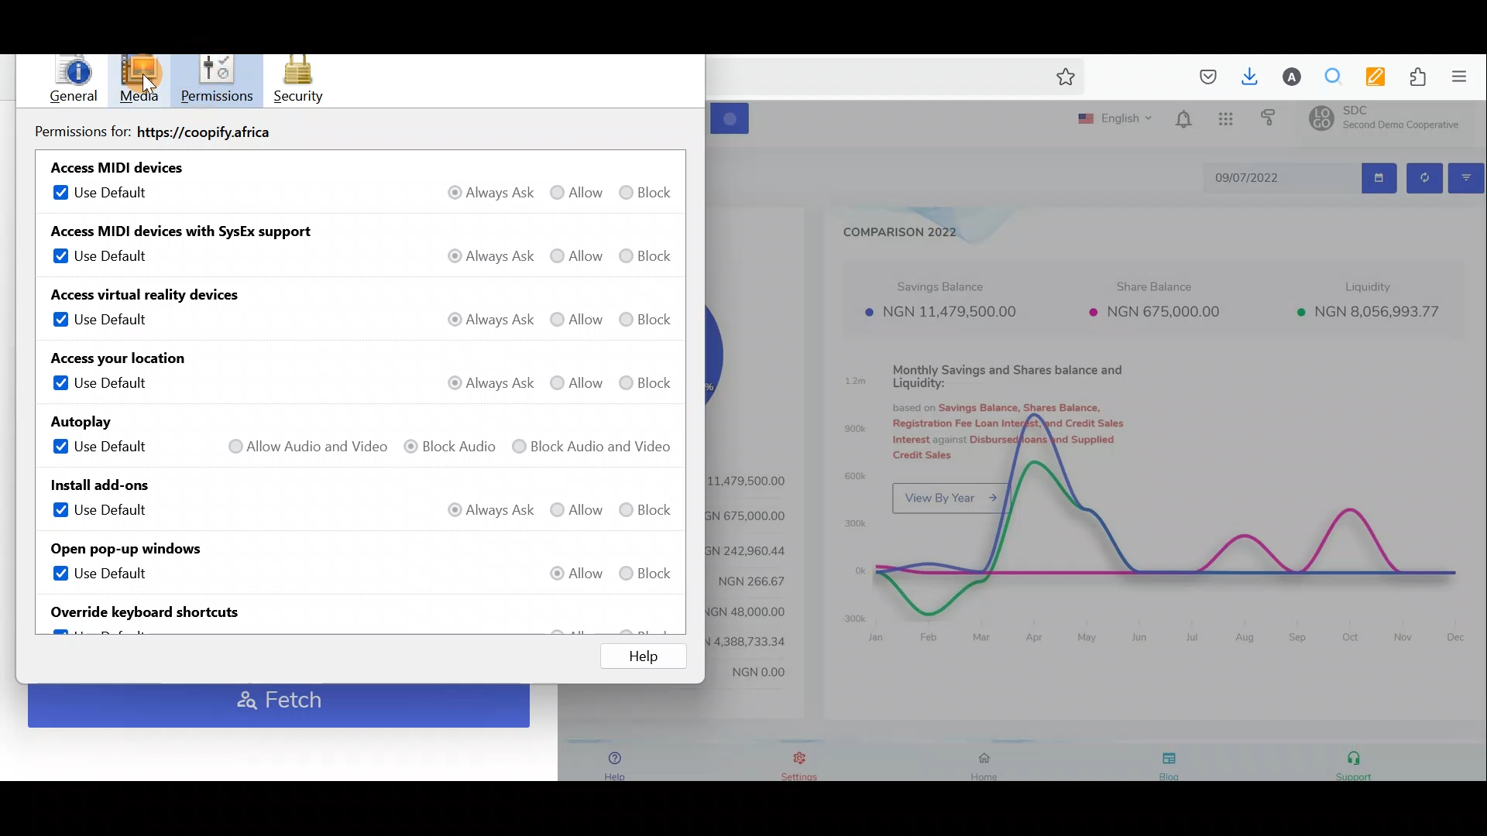 Image resolution: width=1487 pixels, height=836 pixels. Describe the element at coordinates (1464, 77) in the screenshot. I see `Open application menu` at that location.